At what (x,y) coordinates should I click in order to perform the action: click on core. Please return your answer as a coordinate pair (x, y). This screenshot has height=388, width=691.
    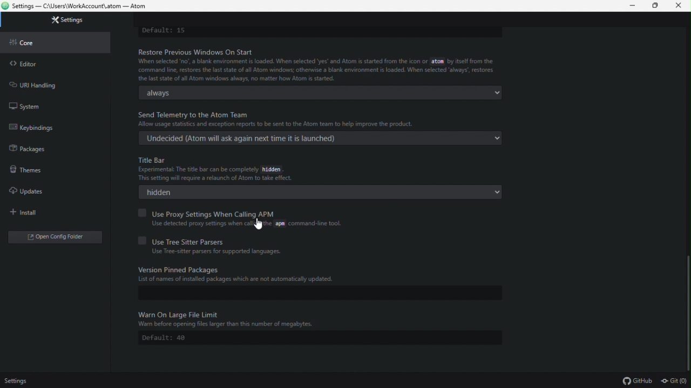
    Looking at the image, I should click on (56, 41).